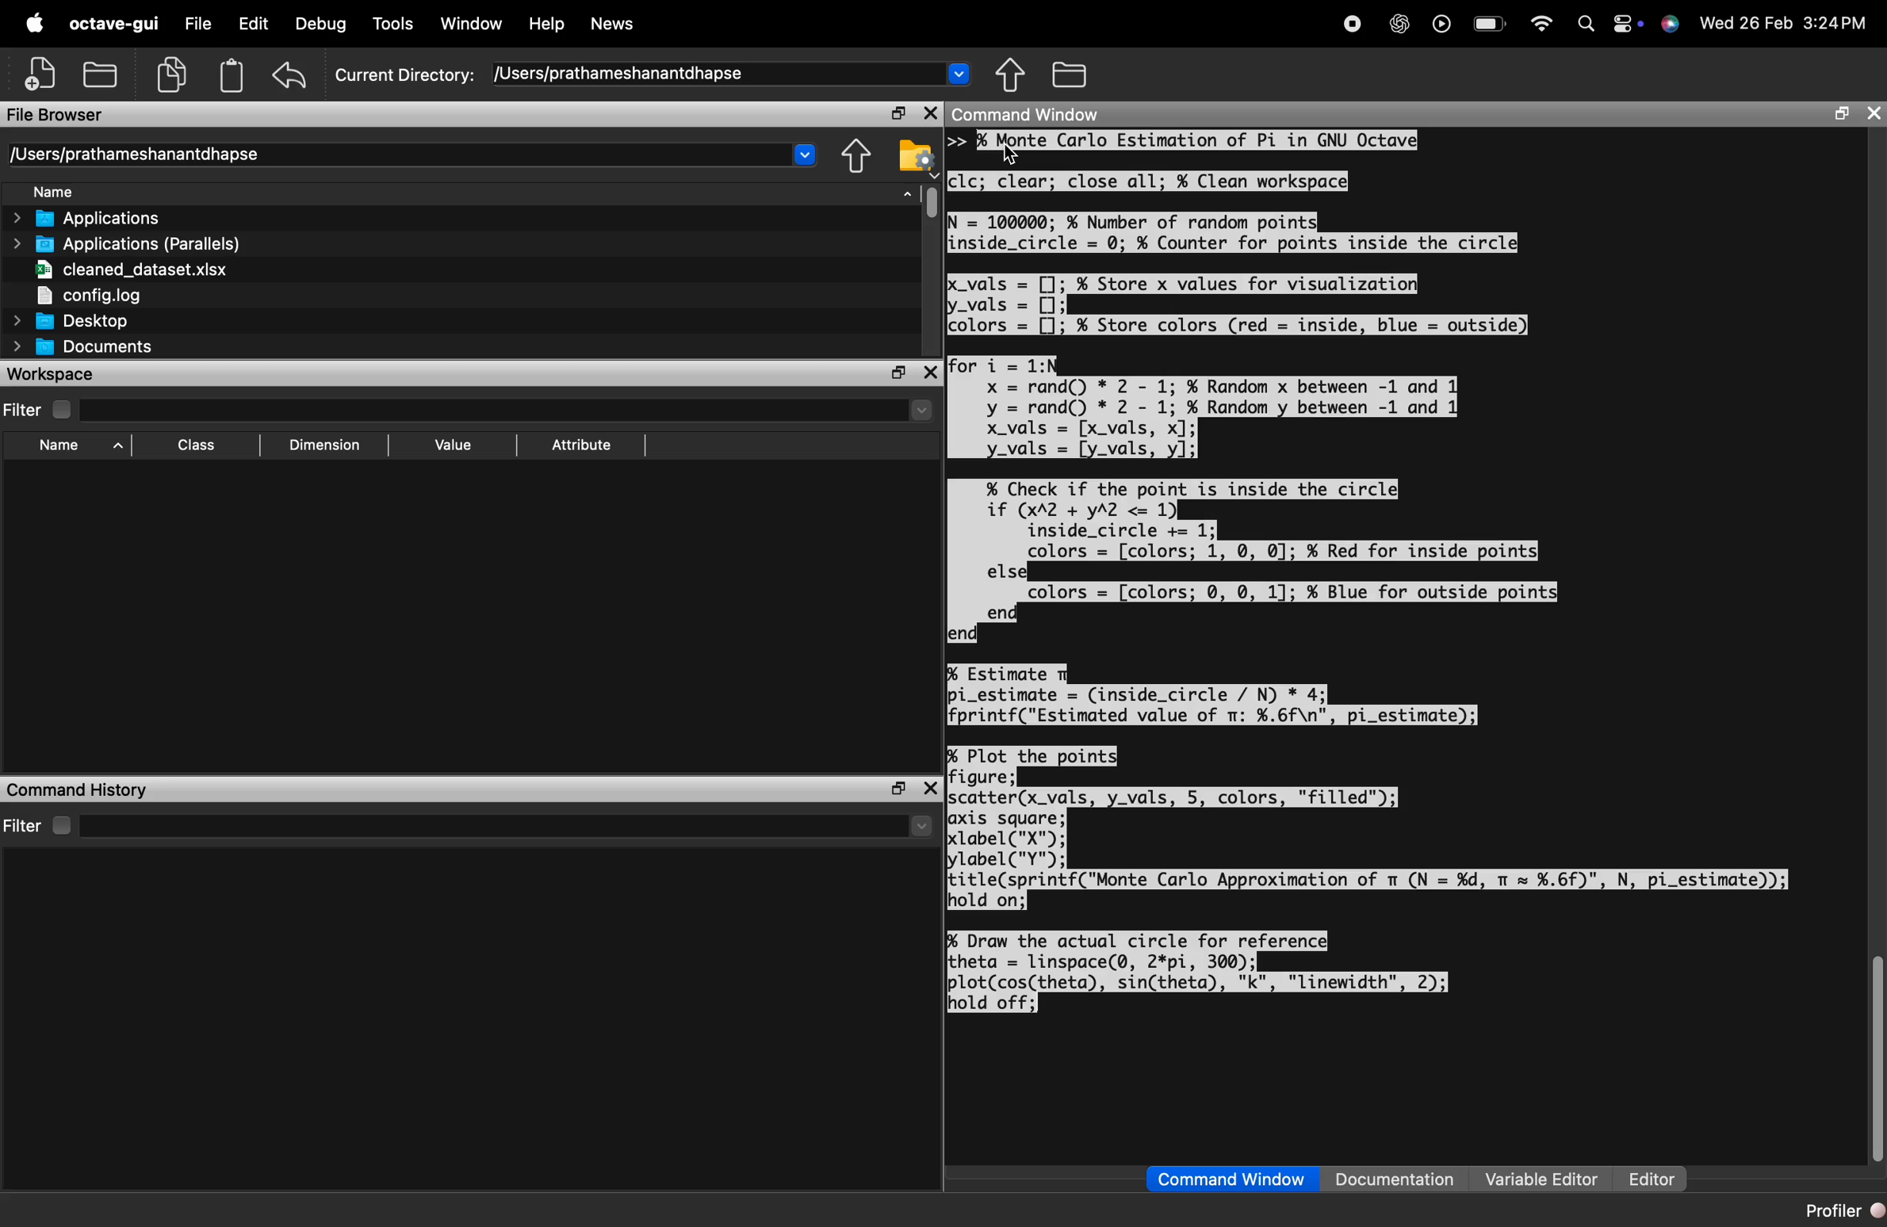 This screenshot has width=1887, height=1227. Describe the element at coordinates (916, 154) in the screenshot. I see `Directory settings` at that location.